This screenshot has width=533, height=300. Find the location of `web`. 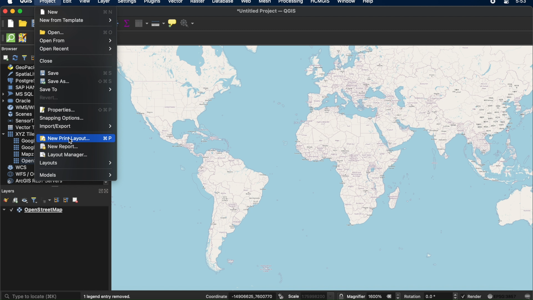

web is located at coordinates (246, 2).